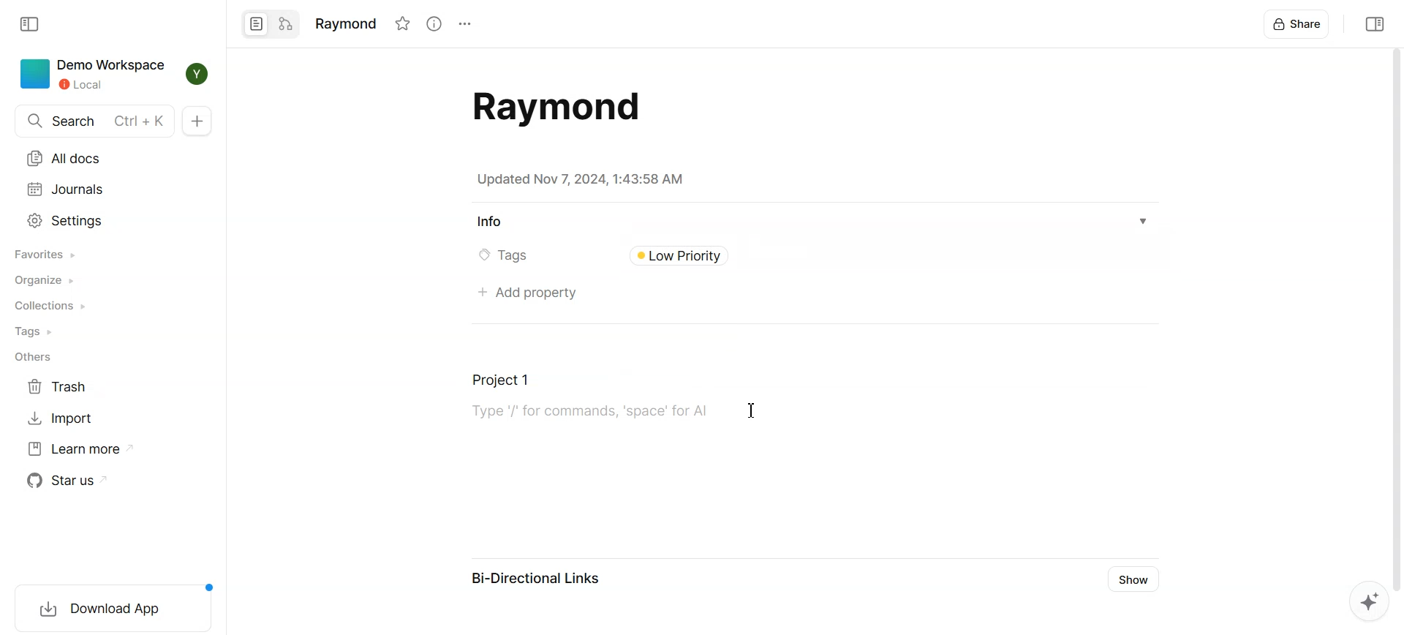 This screenshot has width=1404, height=635. I want to click on Import, so click(61, 417).